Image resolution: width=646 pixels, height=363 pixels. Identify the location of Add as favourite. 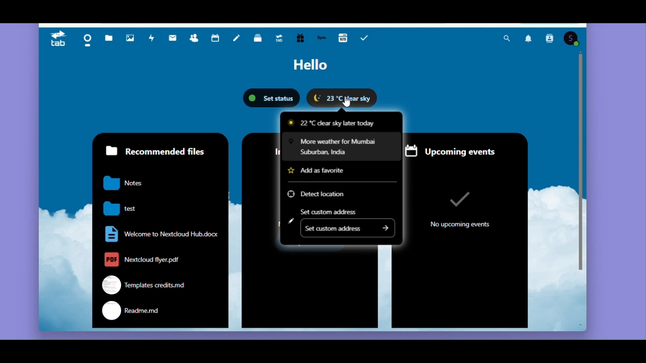
(330, 172).